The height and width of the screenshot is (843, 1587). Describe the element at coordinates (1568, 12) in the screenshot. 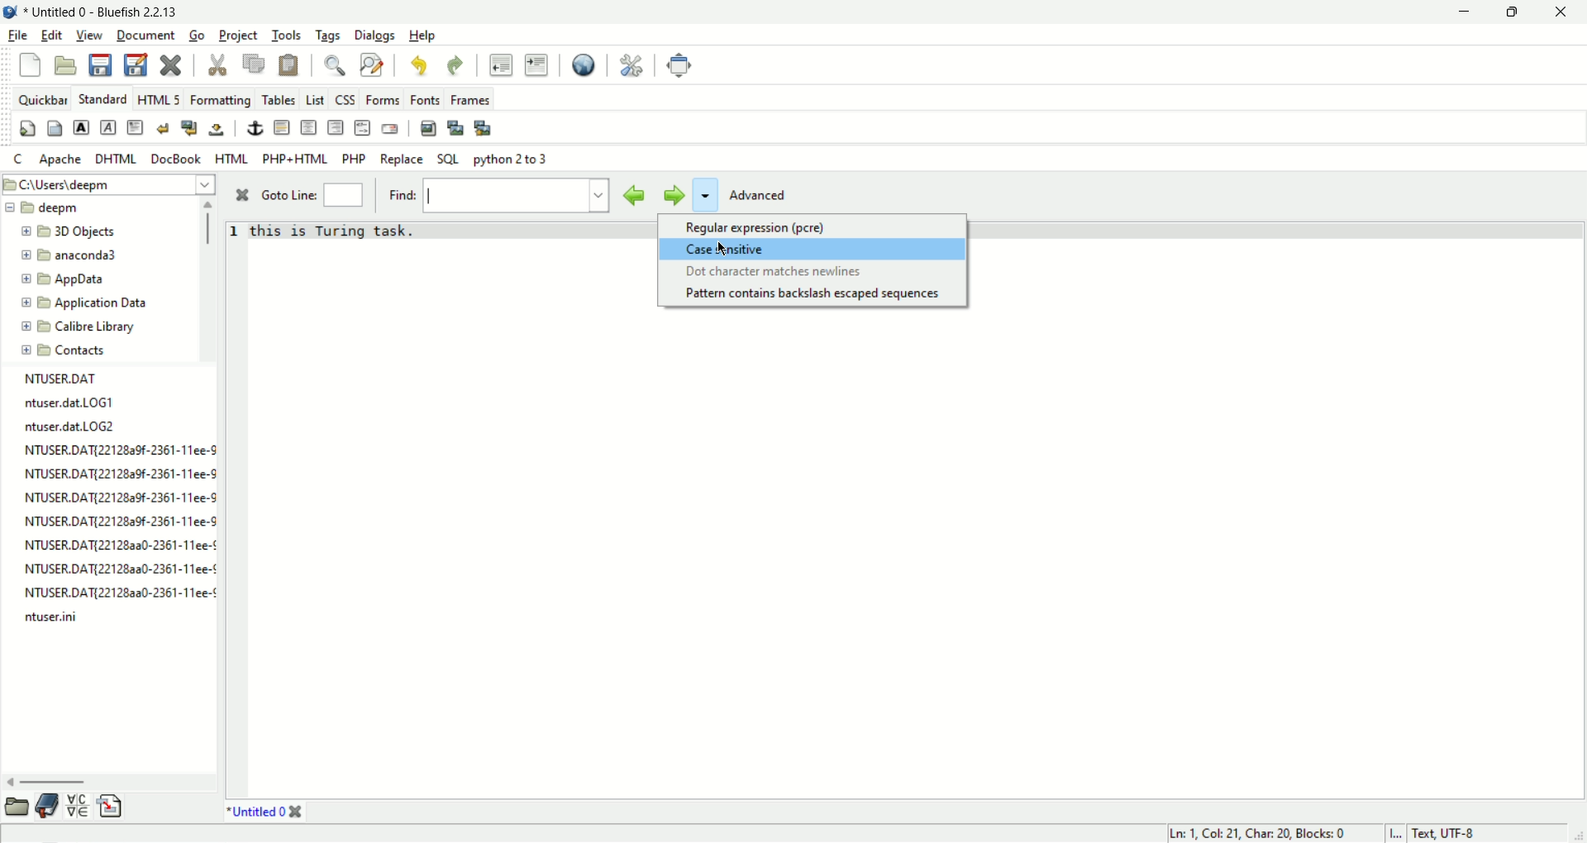

I see `close` at that location.